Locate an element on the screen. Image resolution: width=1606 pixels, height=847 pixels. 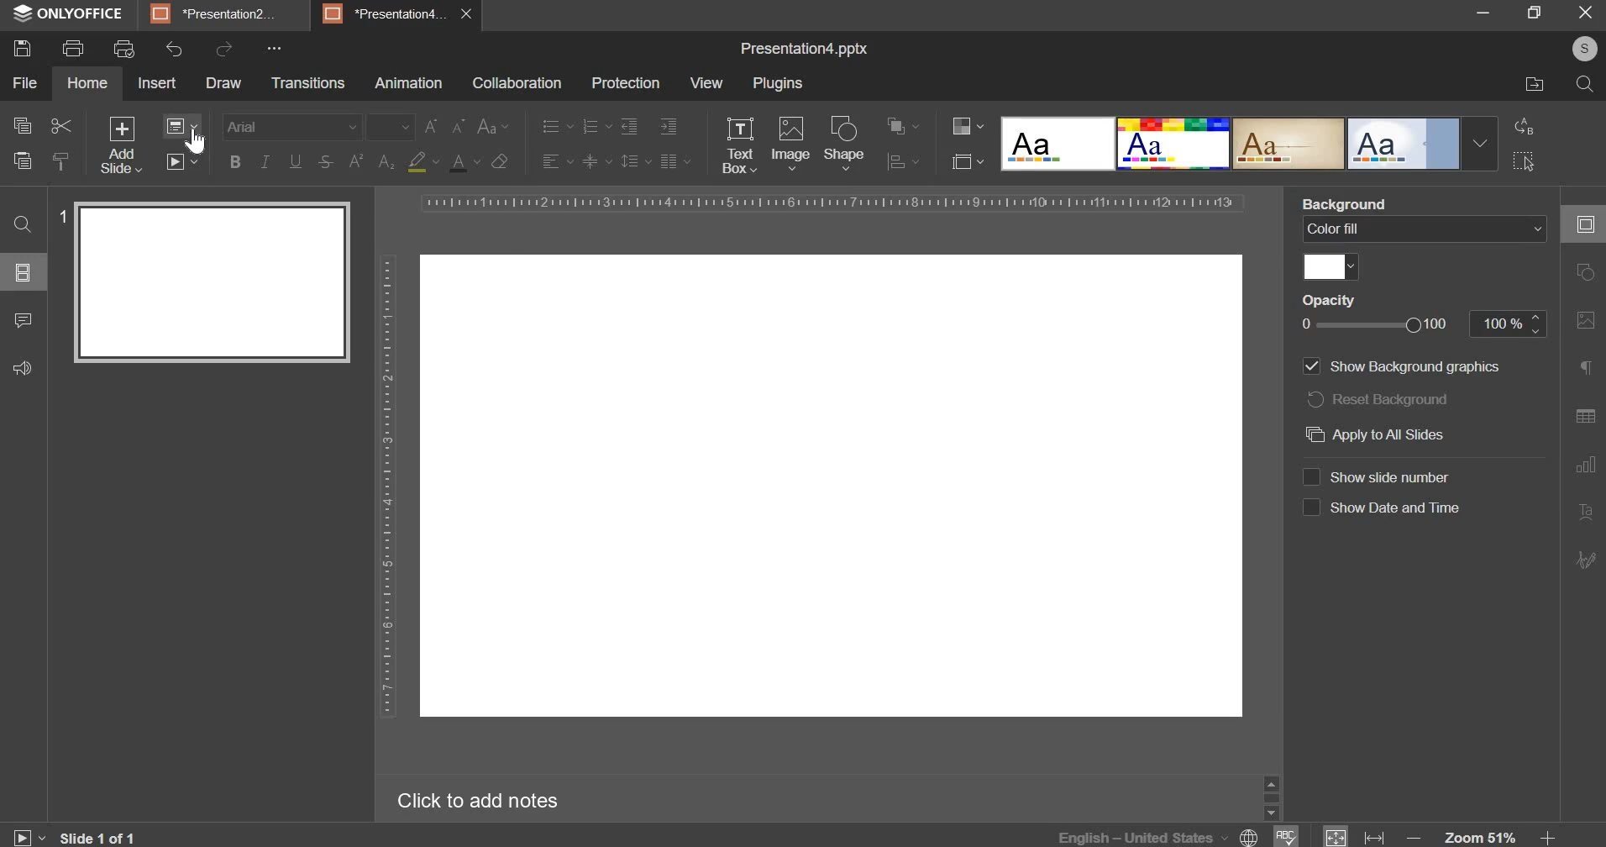
feedback is located at coordinates (24, 367).